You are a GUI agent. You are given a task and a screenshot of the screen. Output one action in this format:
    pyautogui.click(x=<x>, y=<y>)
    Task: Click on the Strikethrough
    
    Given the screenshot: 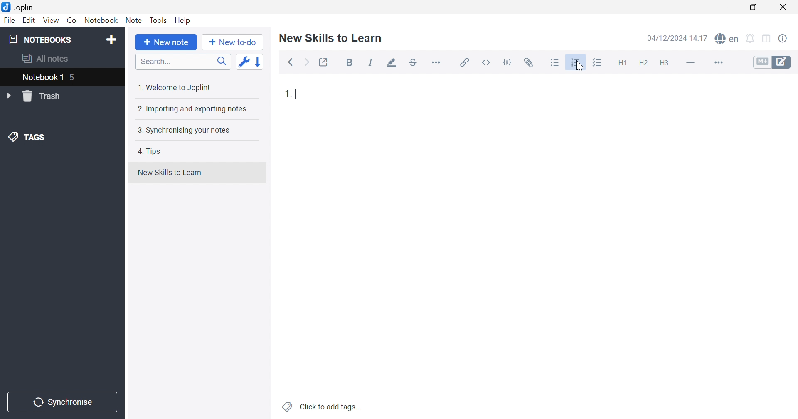 What is the action you would take?
    pyautogui.click(x=414, y=63)
    